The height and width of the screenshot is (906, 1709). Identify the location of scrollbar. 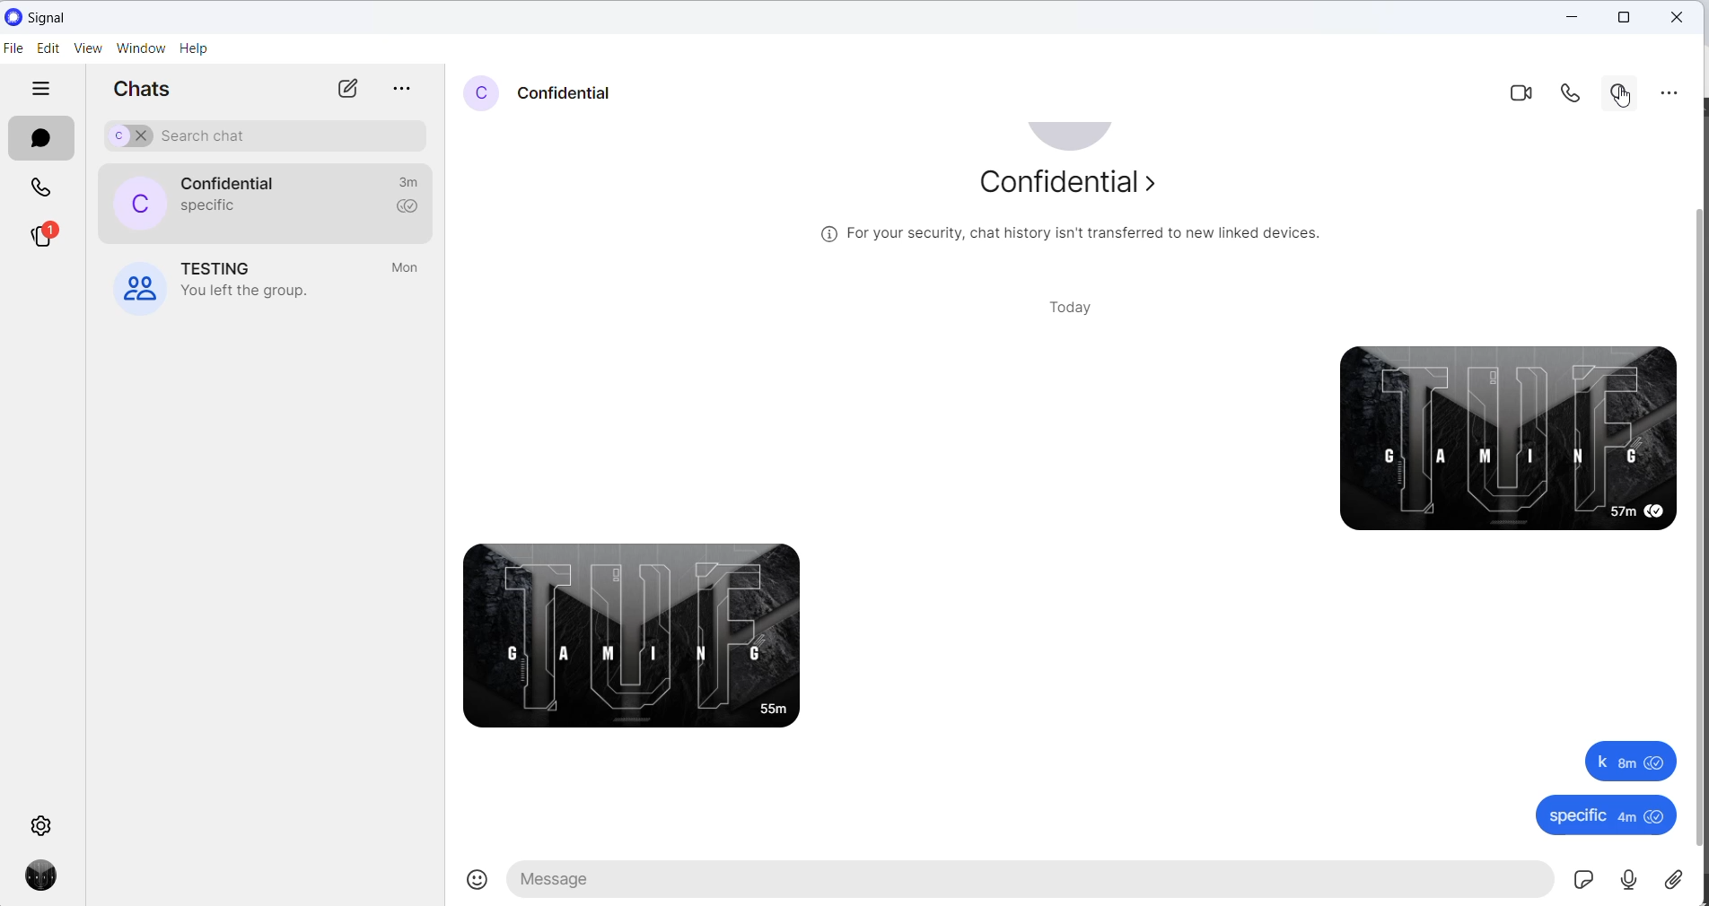
(1698, 519).